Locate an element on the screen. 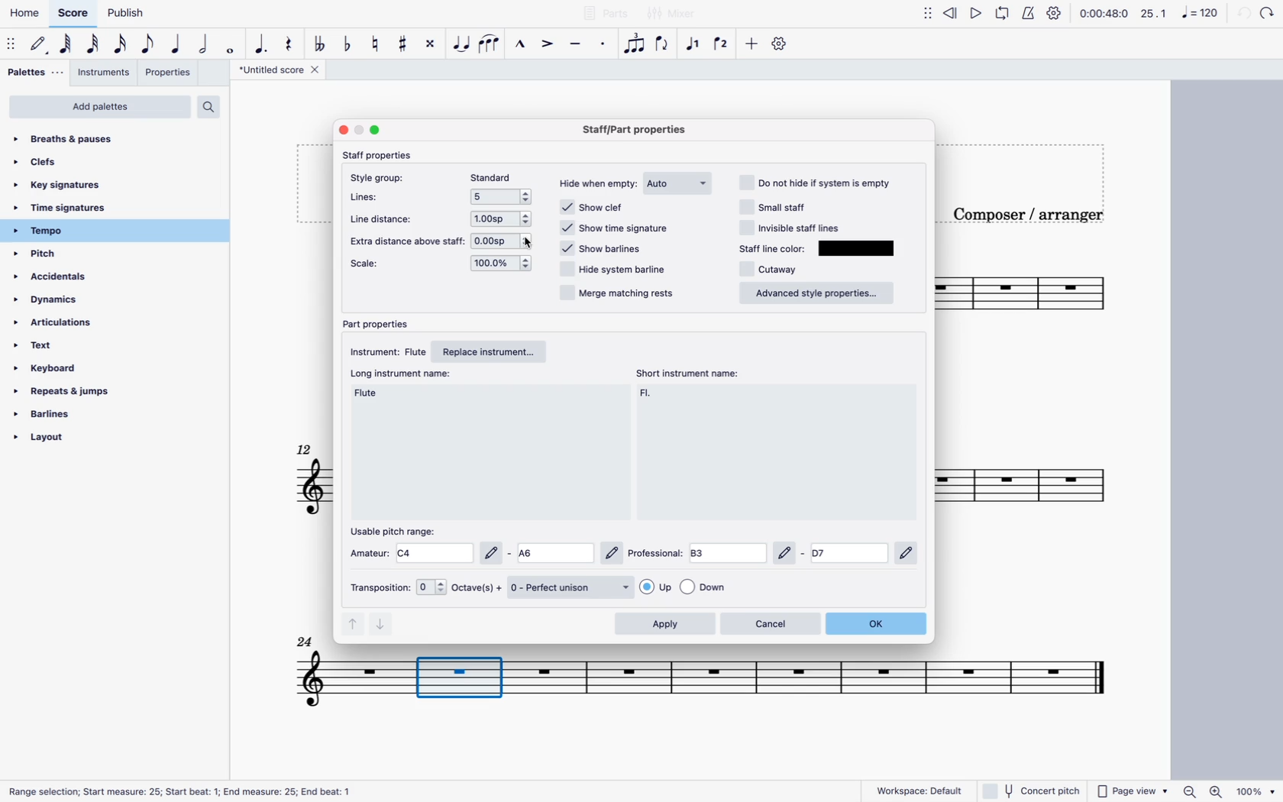  hide when empty is located at coordinates (597, 186).